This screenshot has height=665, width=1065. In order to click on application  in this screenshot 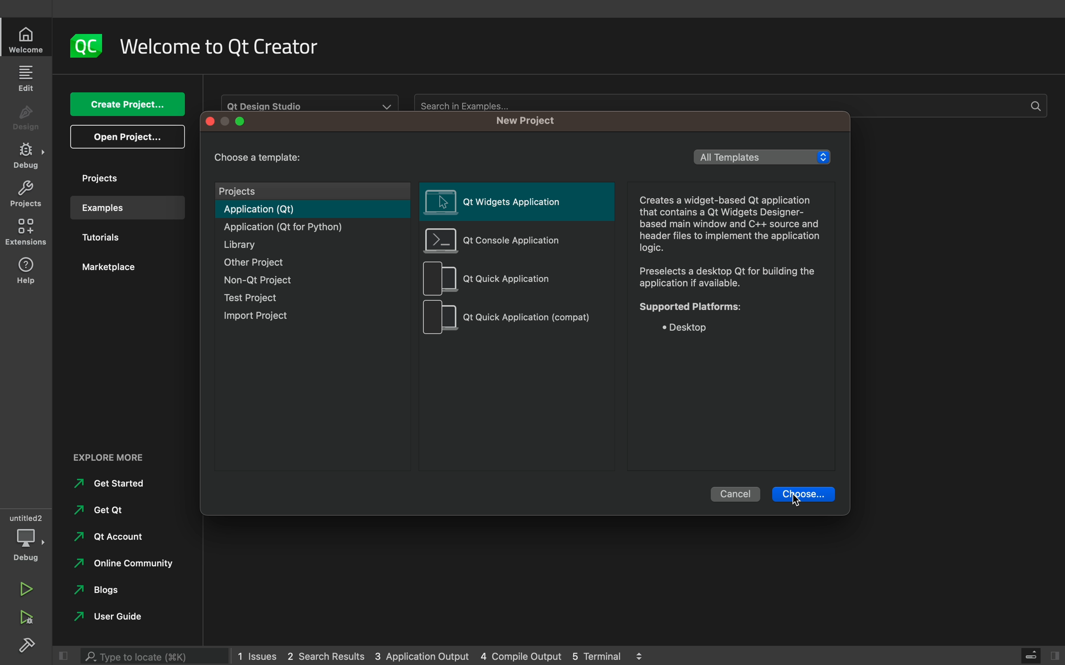, I will do `click(312, 227)`.